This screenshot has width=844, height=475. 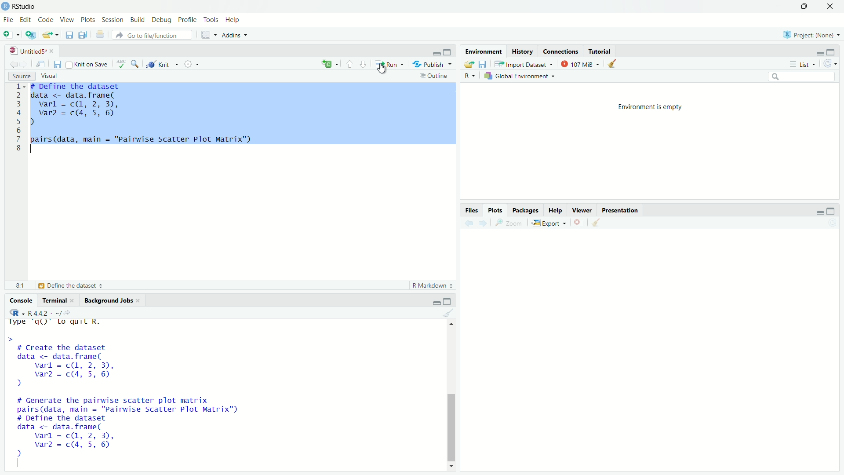 I want to click on Debug, so click(x=162, y=20).